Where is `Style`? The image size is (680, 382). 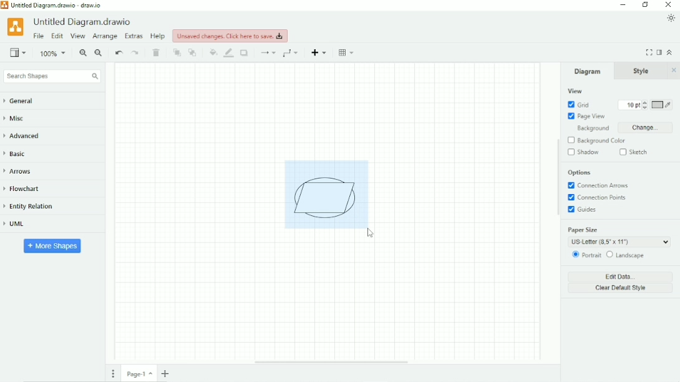 Style is located at coordinates (643, 71).